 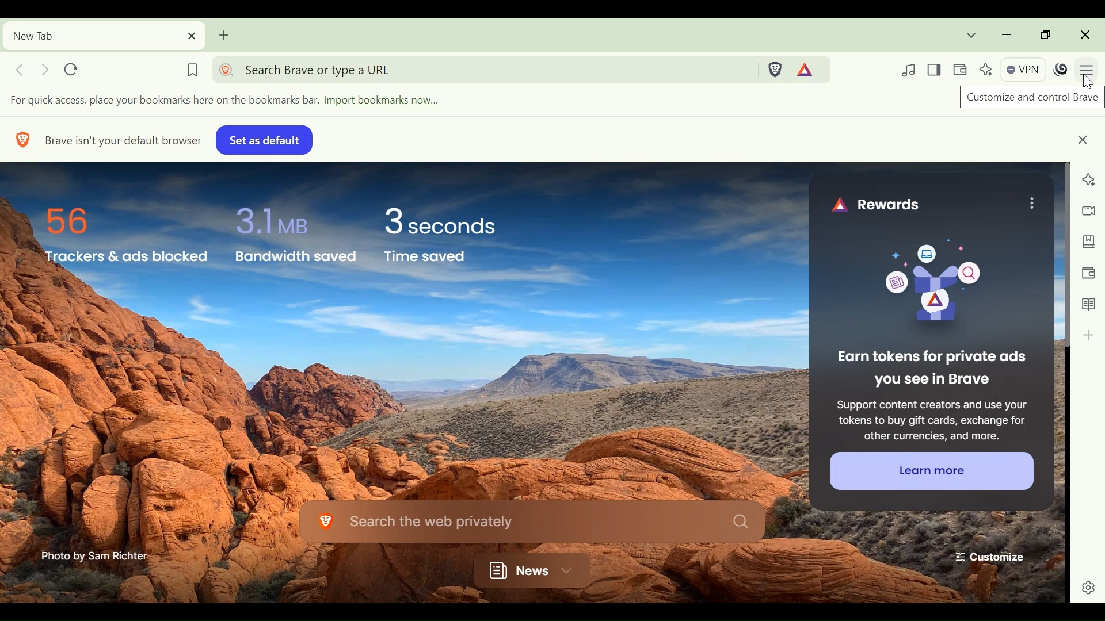 I want to click on Trackers & ads Blocked, so click(x=123, y=258).